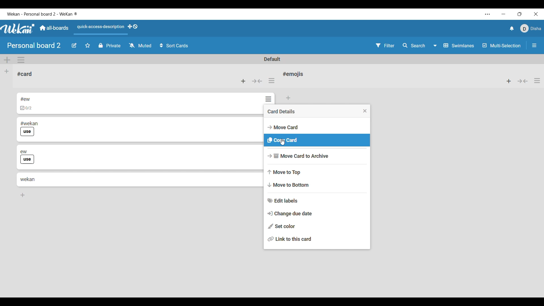  I want to click on Card 1, so click(44, 98).